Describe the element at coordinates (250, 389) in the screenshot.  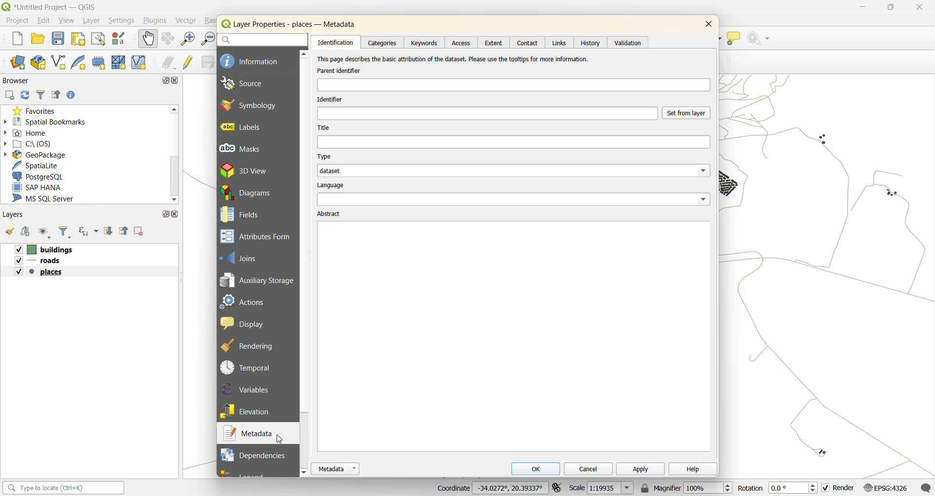
I see `variables` at that location.